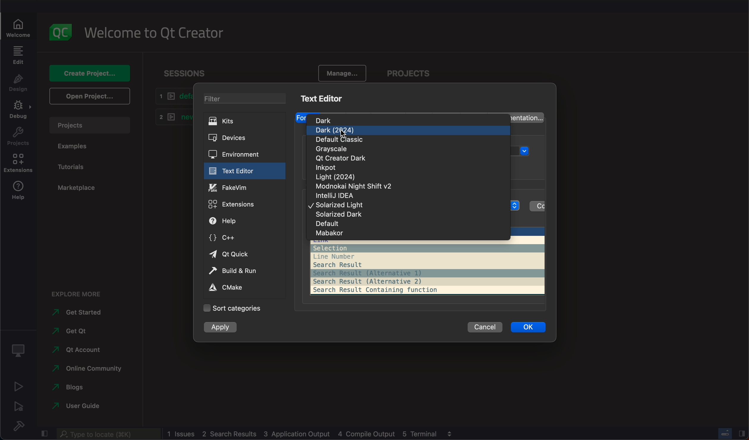  Describe the element at coordinates (18, 164) in the screenshot. I see `extension` at that location.